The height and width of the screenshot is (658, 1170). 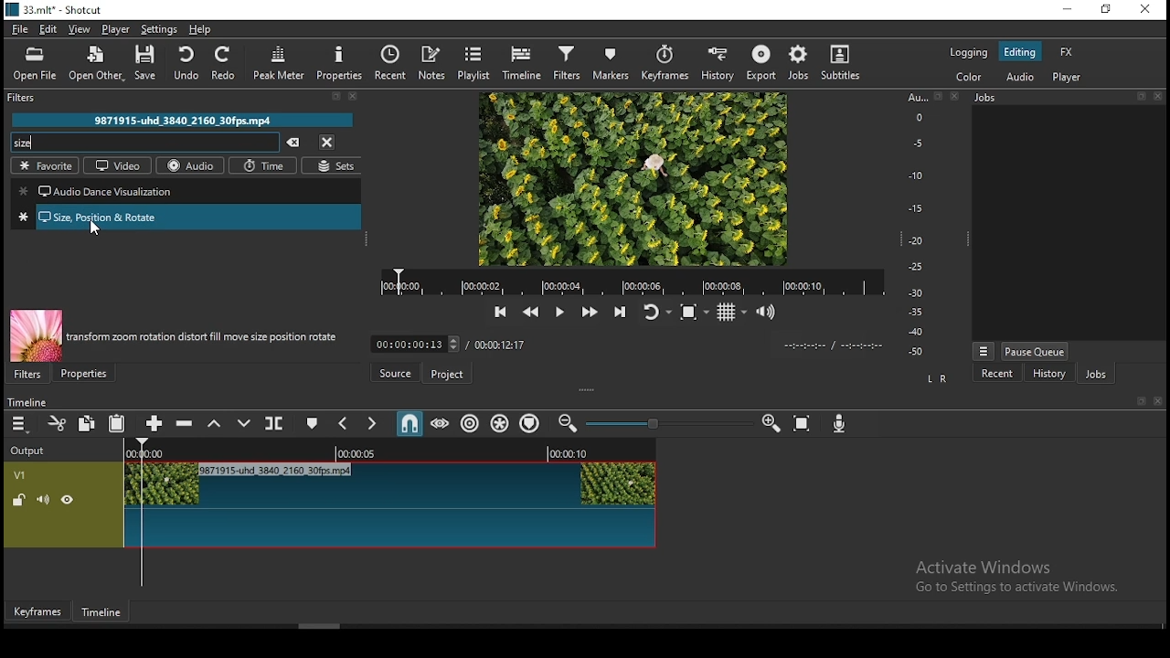 What do you see at coordinates (330, 142) in the screenshot?
I see `close menu` at bounding box center [330, 142].